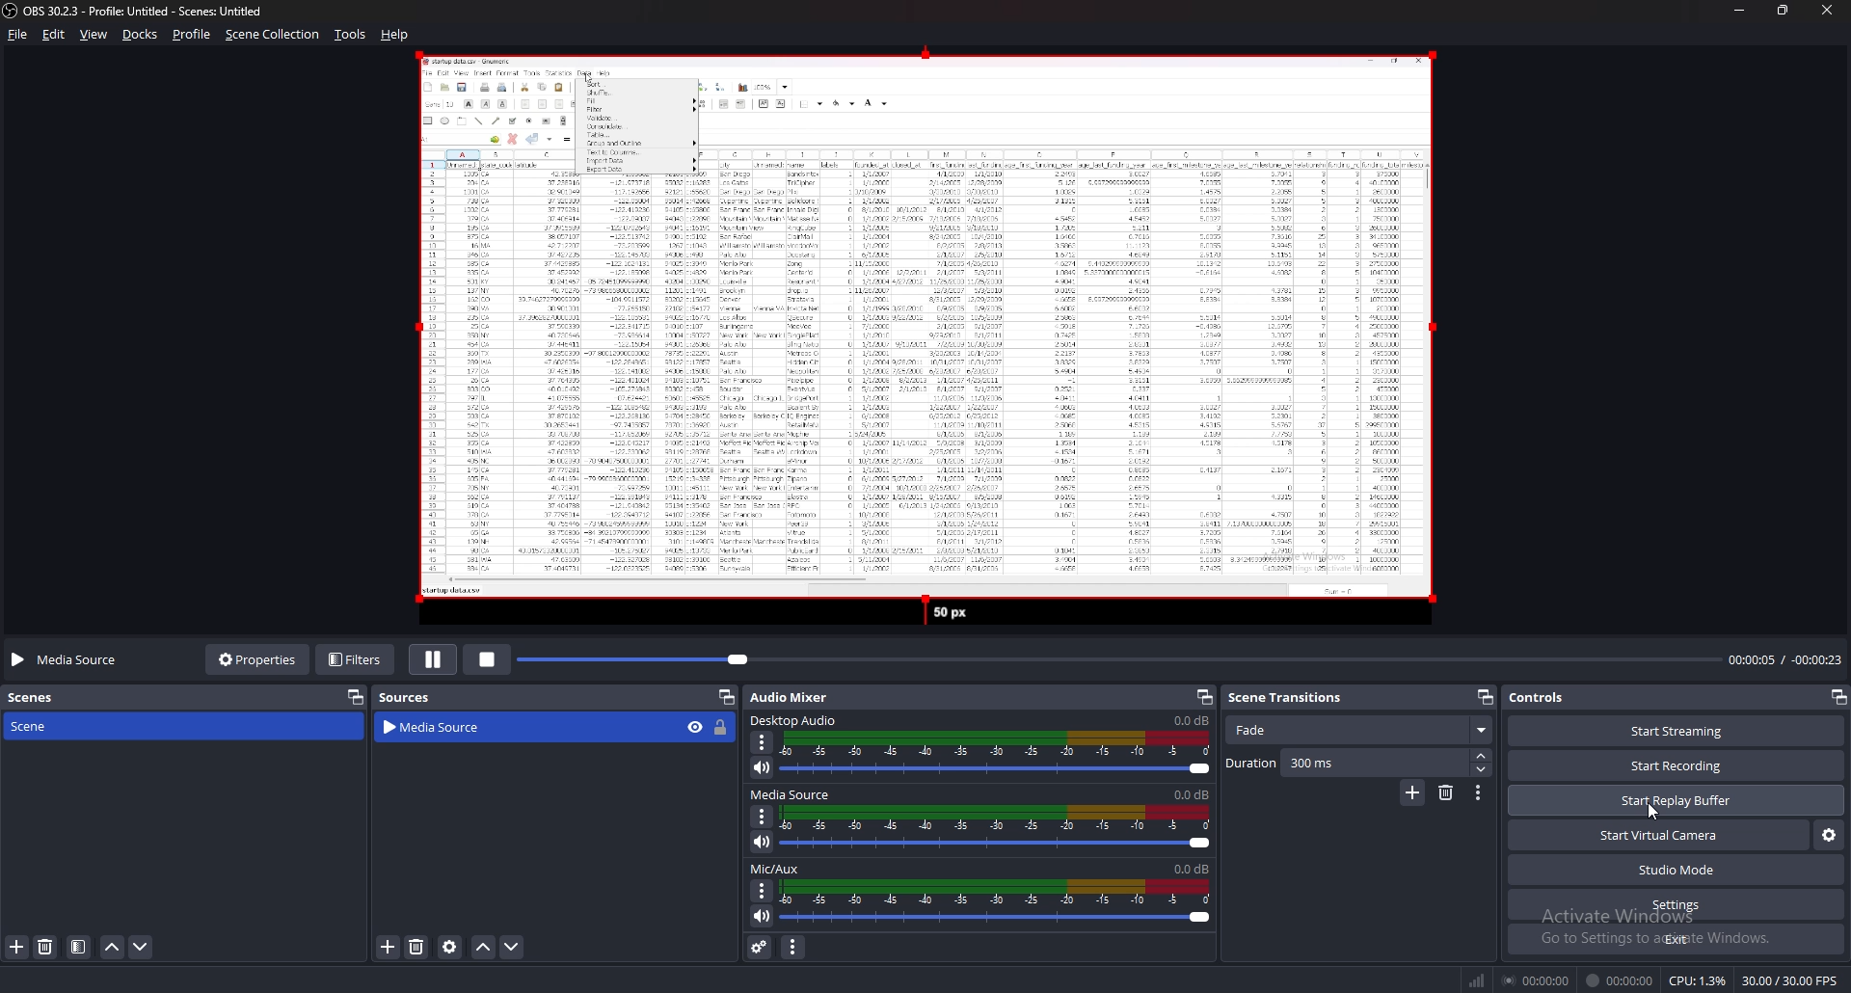 The height and width of the screenshot is (993, 1851). I want to click on 0.0db, so click(1193, 870).